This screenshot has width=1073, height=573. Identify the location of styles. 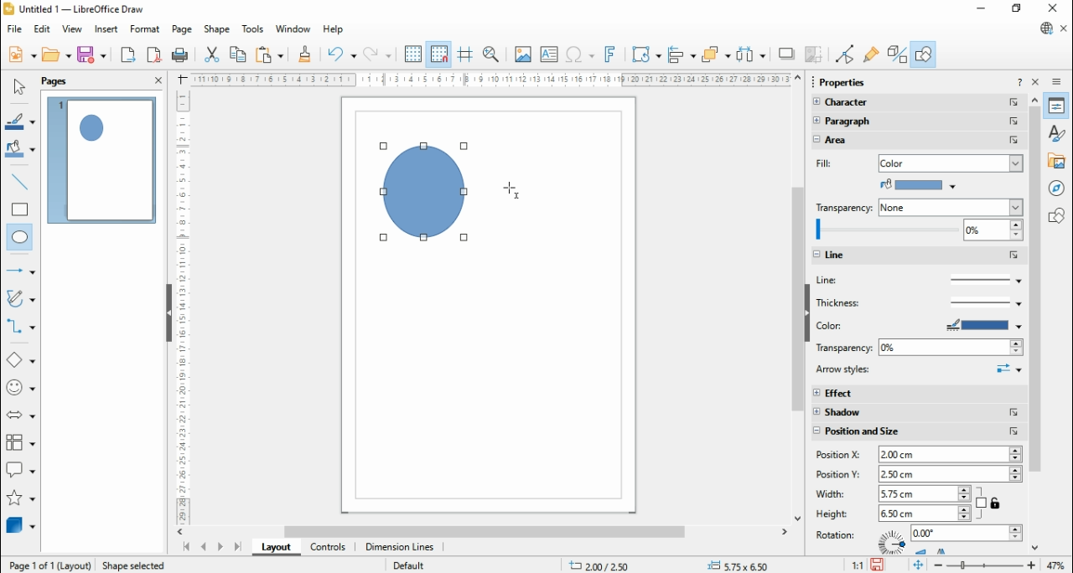
(1058, 132).